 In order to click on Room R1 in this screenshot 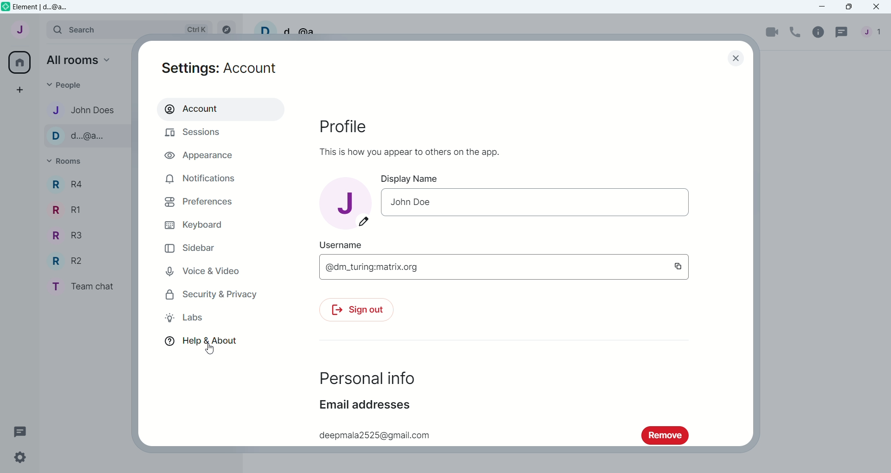, I will do `click(64, 209)`.